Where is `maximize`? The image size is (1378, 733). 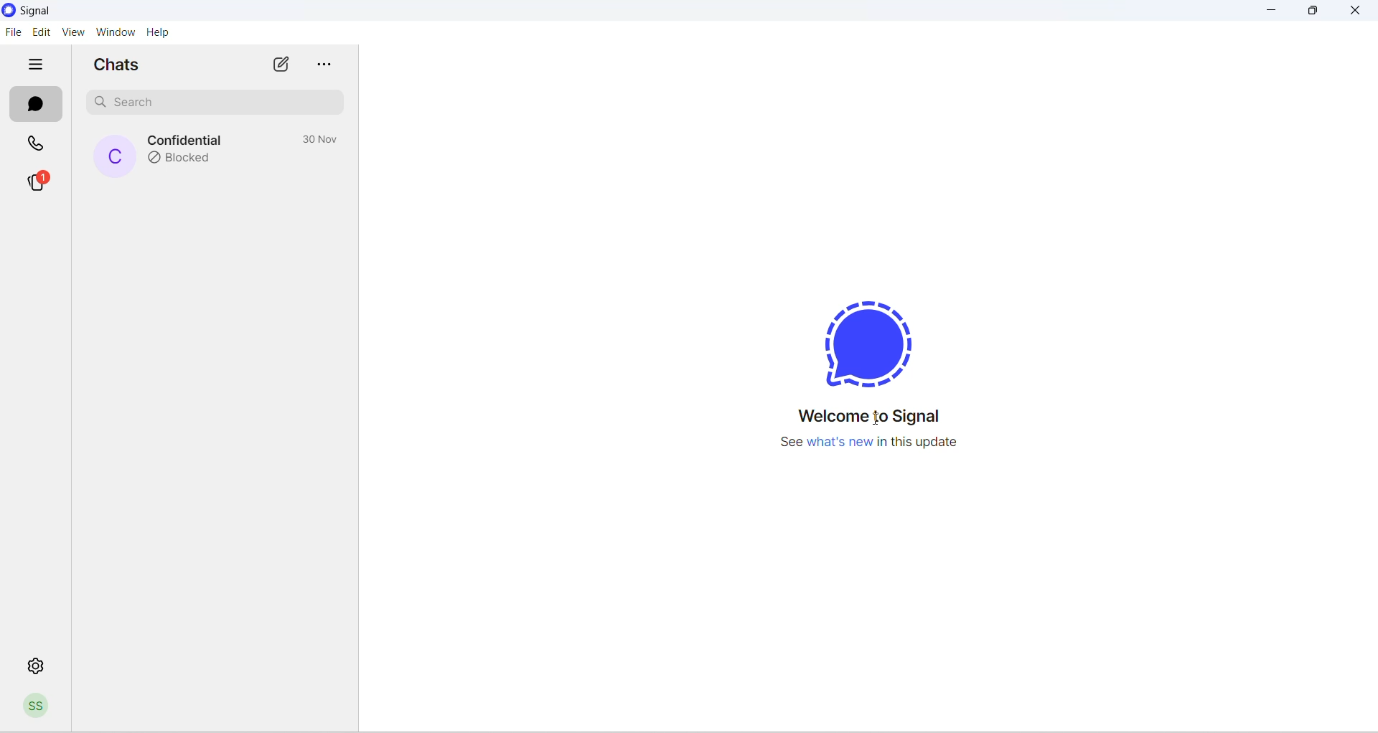
maximize is located at coordinates (1313, 13).